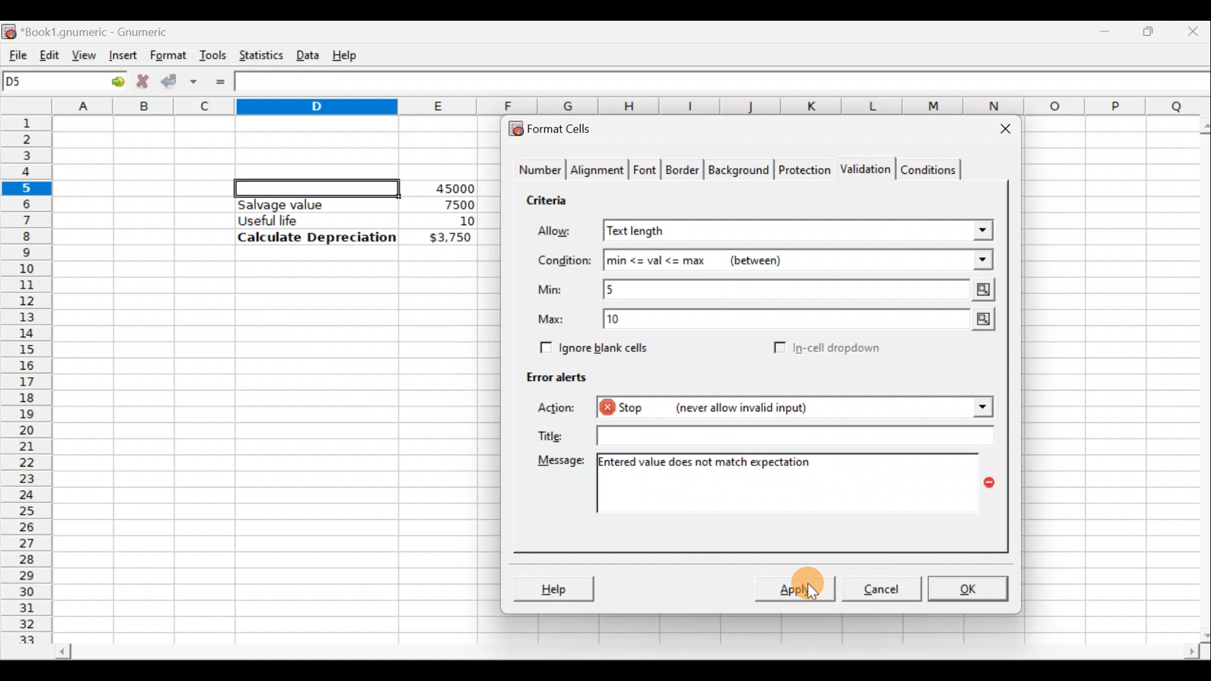  What do you see at coordinates (879, 588) in the screenshot?
I see `Cancel` at bounding box center [879, 588].